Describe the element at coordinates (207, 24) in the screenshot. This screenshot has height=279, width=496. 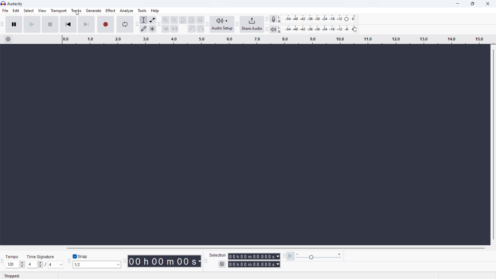
I see `audio setup toolbar` at that location.